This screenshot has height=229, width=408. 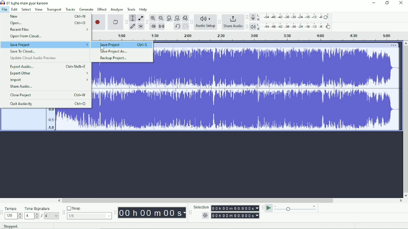 I want to click on Share Audio, so click(x=24, y=87).